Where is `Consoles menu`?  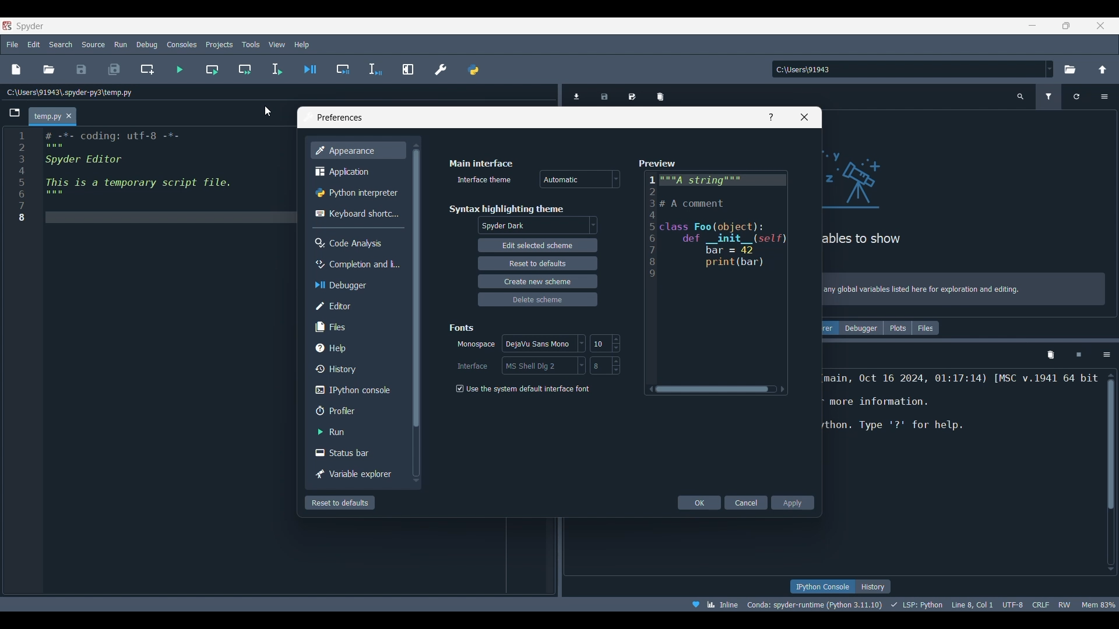
Consoles menu is located at coordinates (181, 44).